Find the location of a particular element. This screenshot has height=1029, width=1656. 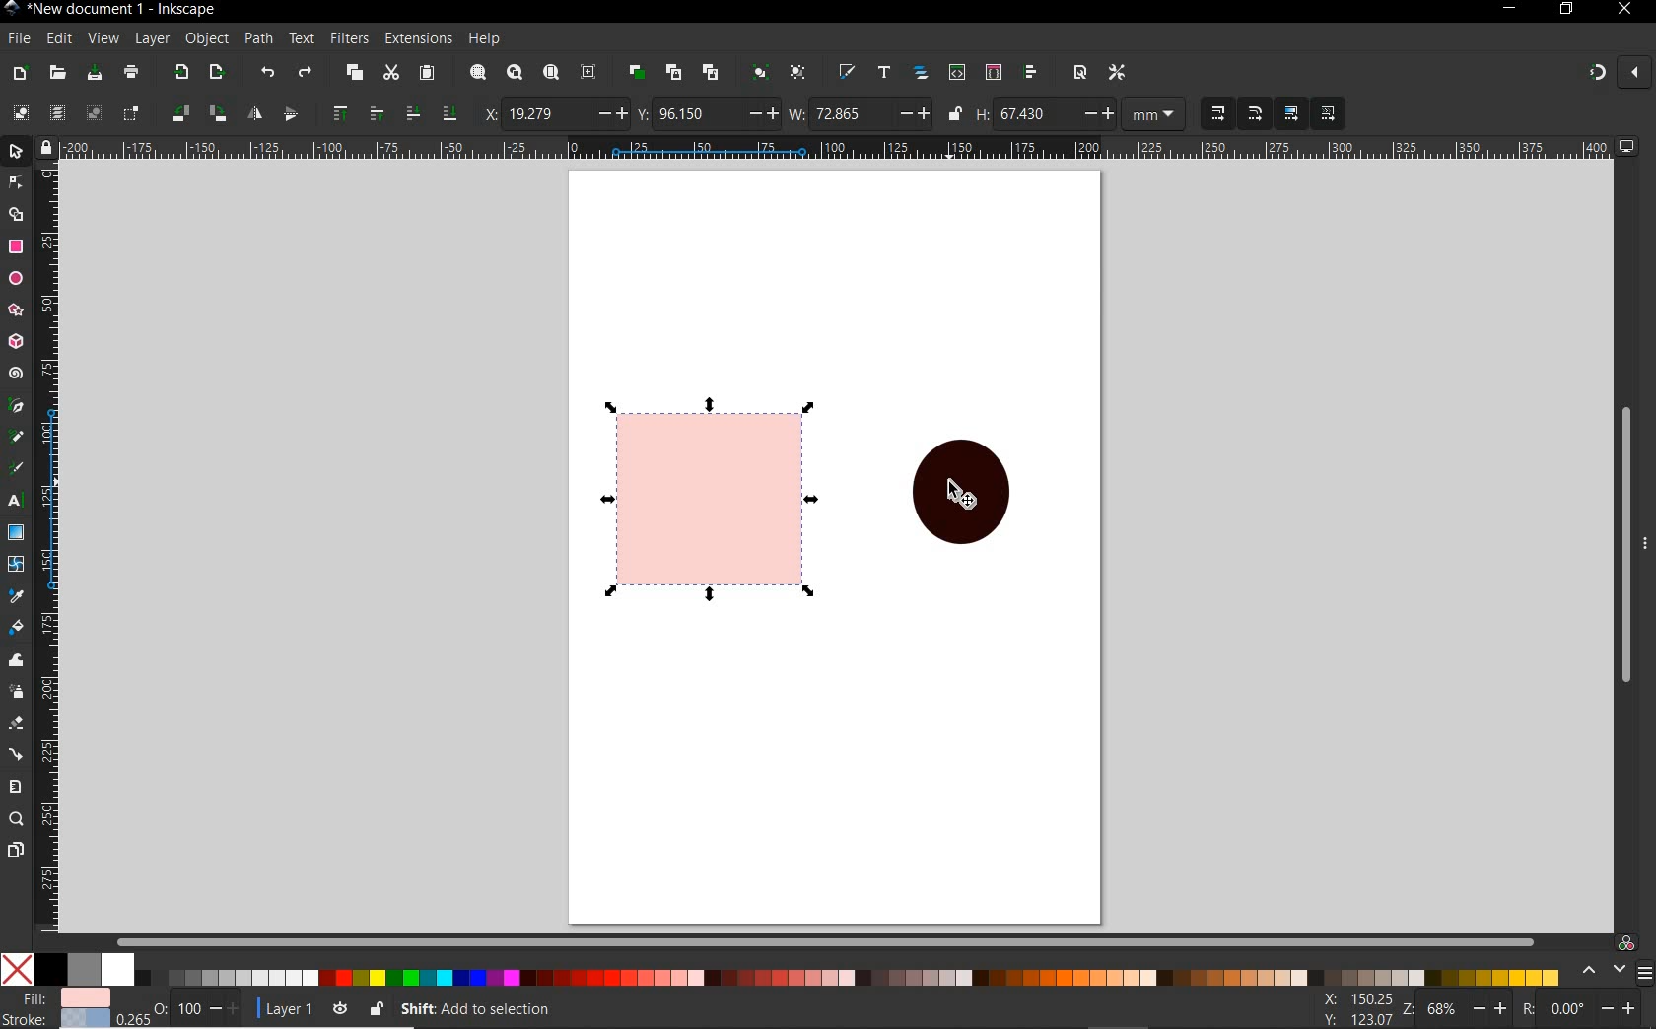

help is located at coordinates (485, 39).